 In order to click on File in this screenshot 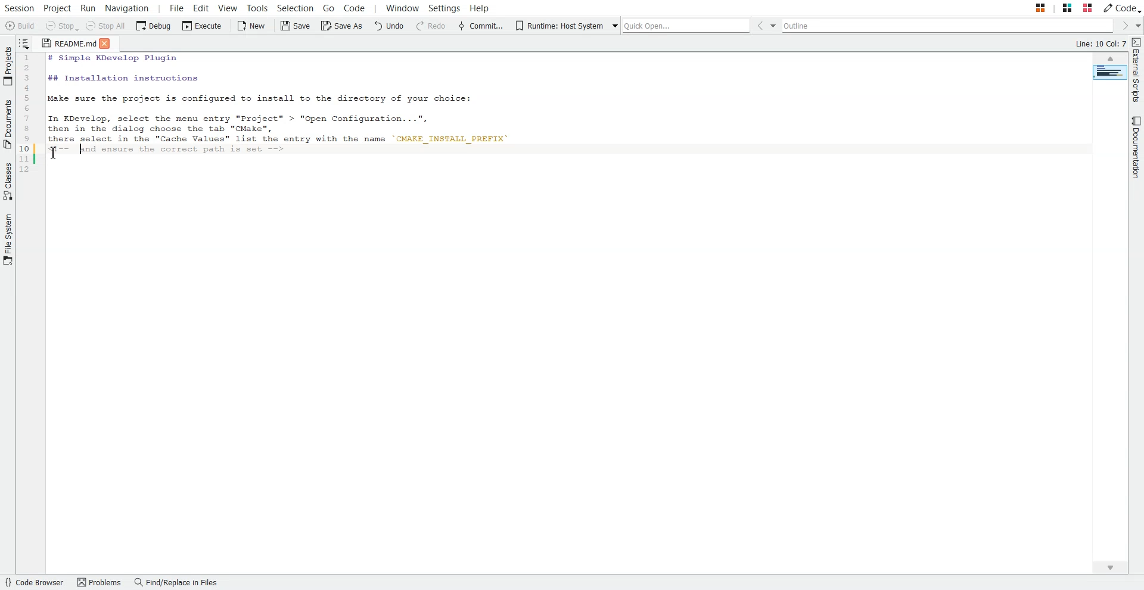, I will do `click(177, 7)`.